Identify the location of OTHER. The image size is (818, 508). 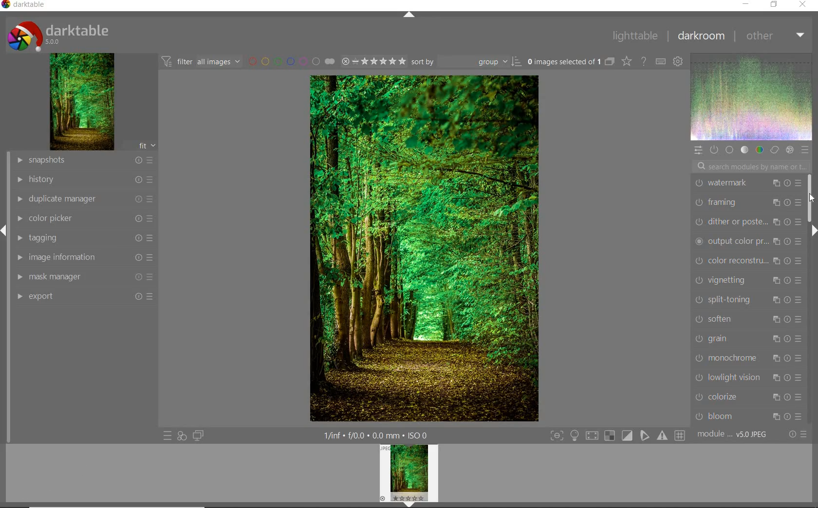
(776, 36).